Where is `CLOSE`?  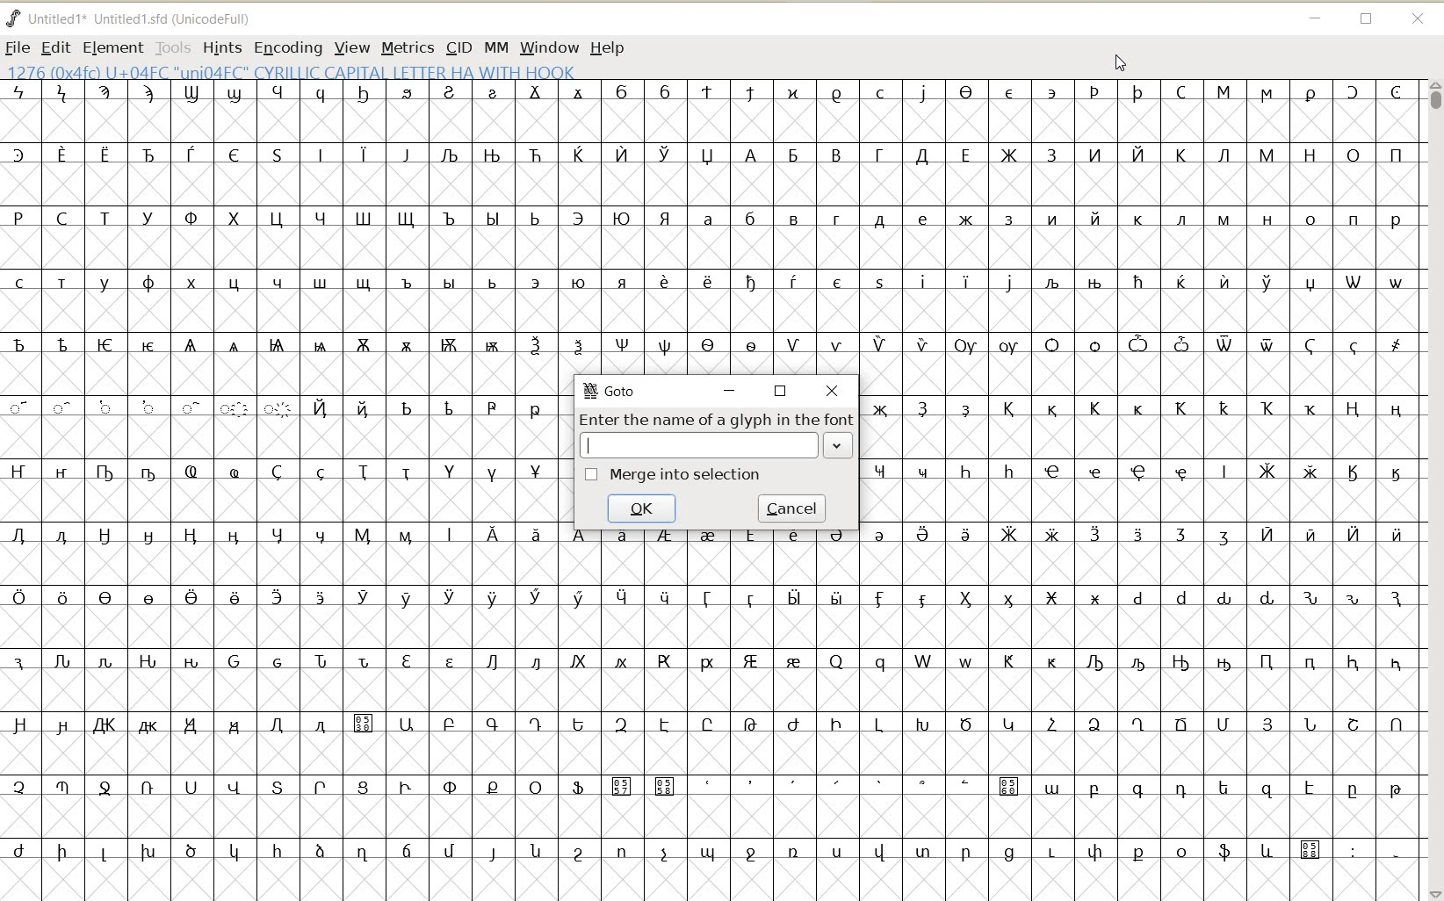 CLOSE is located at coordinates (1421, 20).